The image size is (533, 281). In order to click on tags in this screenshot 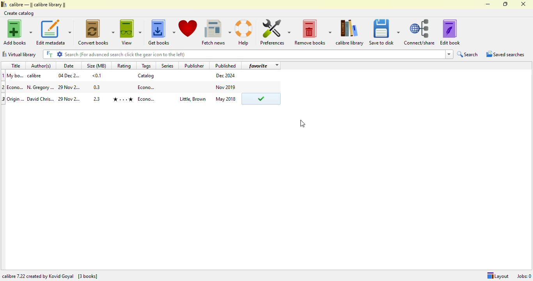, I will do `click(146, 66)`.